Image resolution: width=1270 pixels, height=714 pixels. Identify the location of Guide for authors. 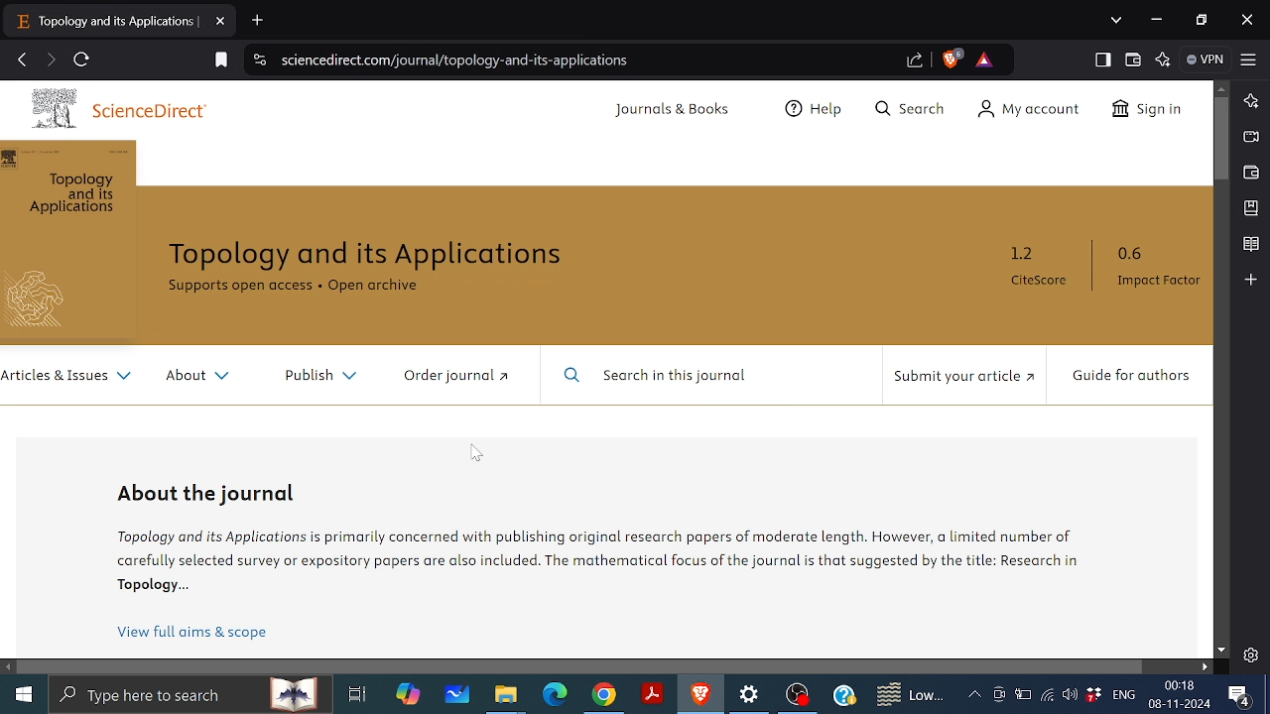
(1138, 379).